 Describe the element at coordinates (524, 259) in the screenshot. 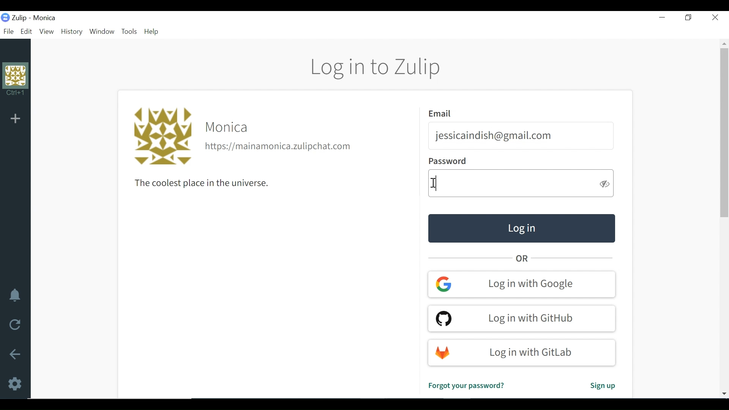

I see `OR` at that location.